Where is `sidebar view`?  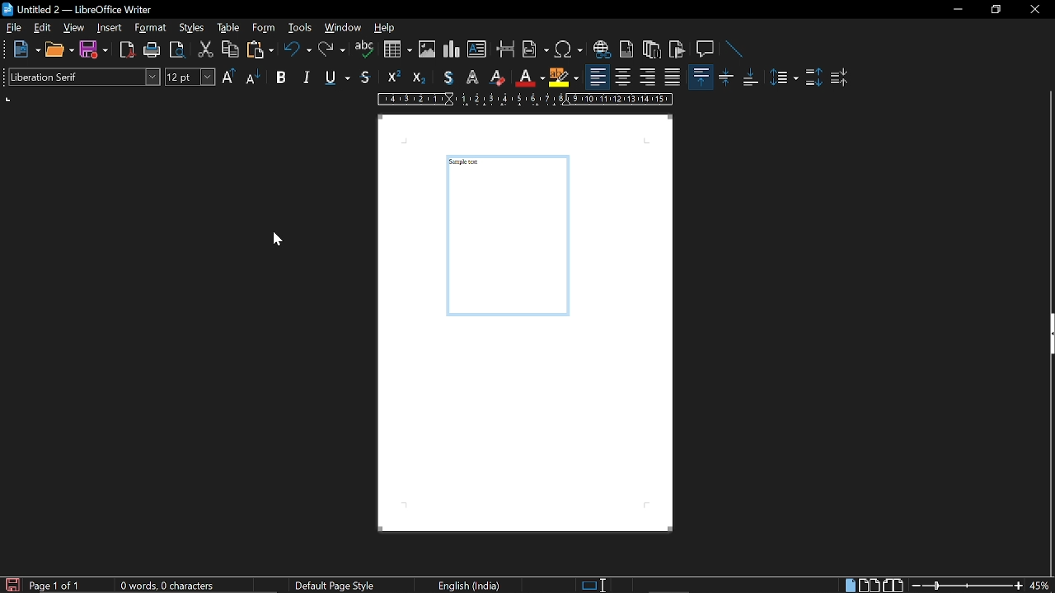 sidebar view is located at coordinates (1048, 336).